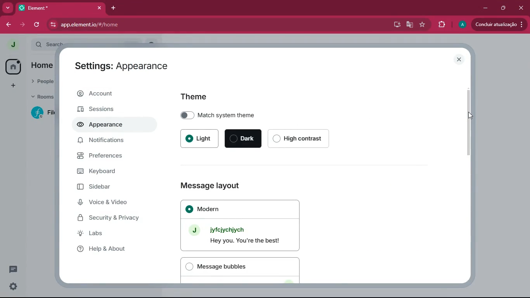 The image size is (530, 298). I want to click on sidebar, so click(111, 189).